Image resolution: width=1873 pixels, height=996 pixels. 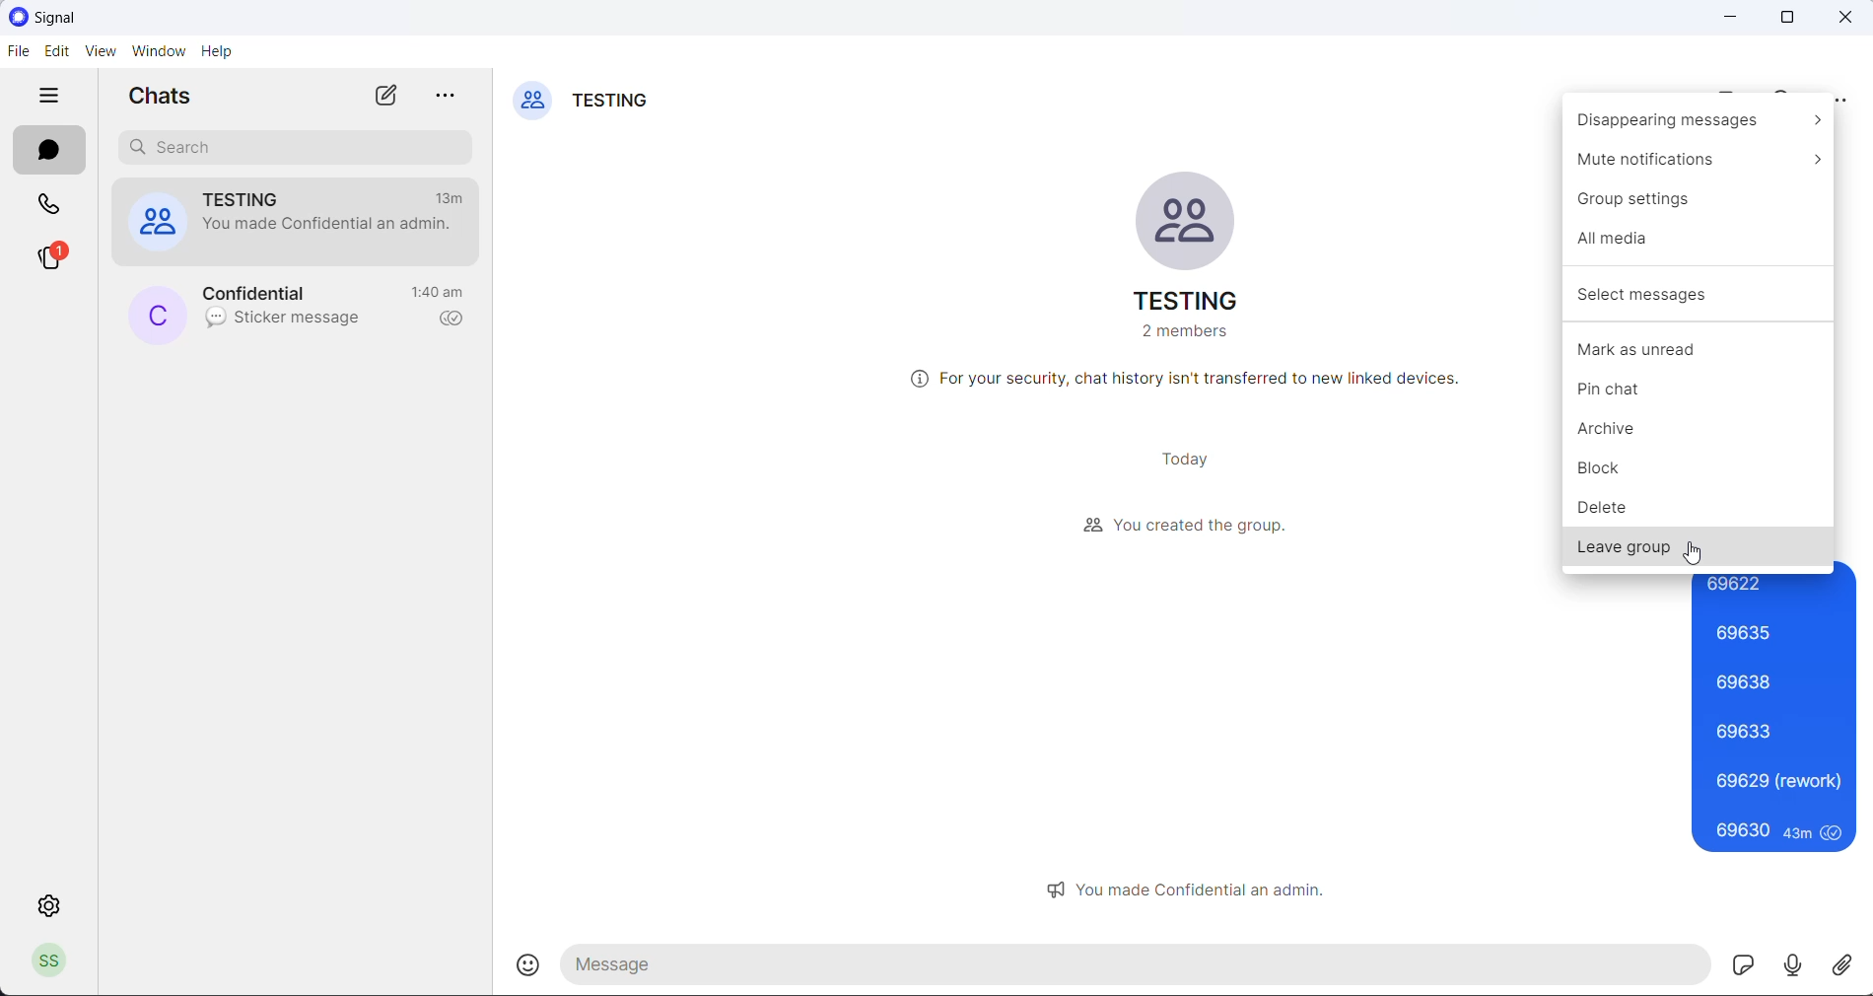 I want to click on group cover photo, so click(x=155, y=225).